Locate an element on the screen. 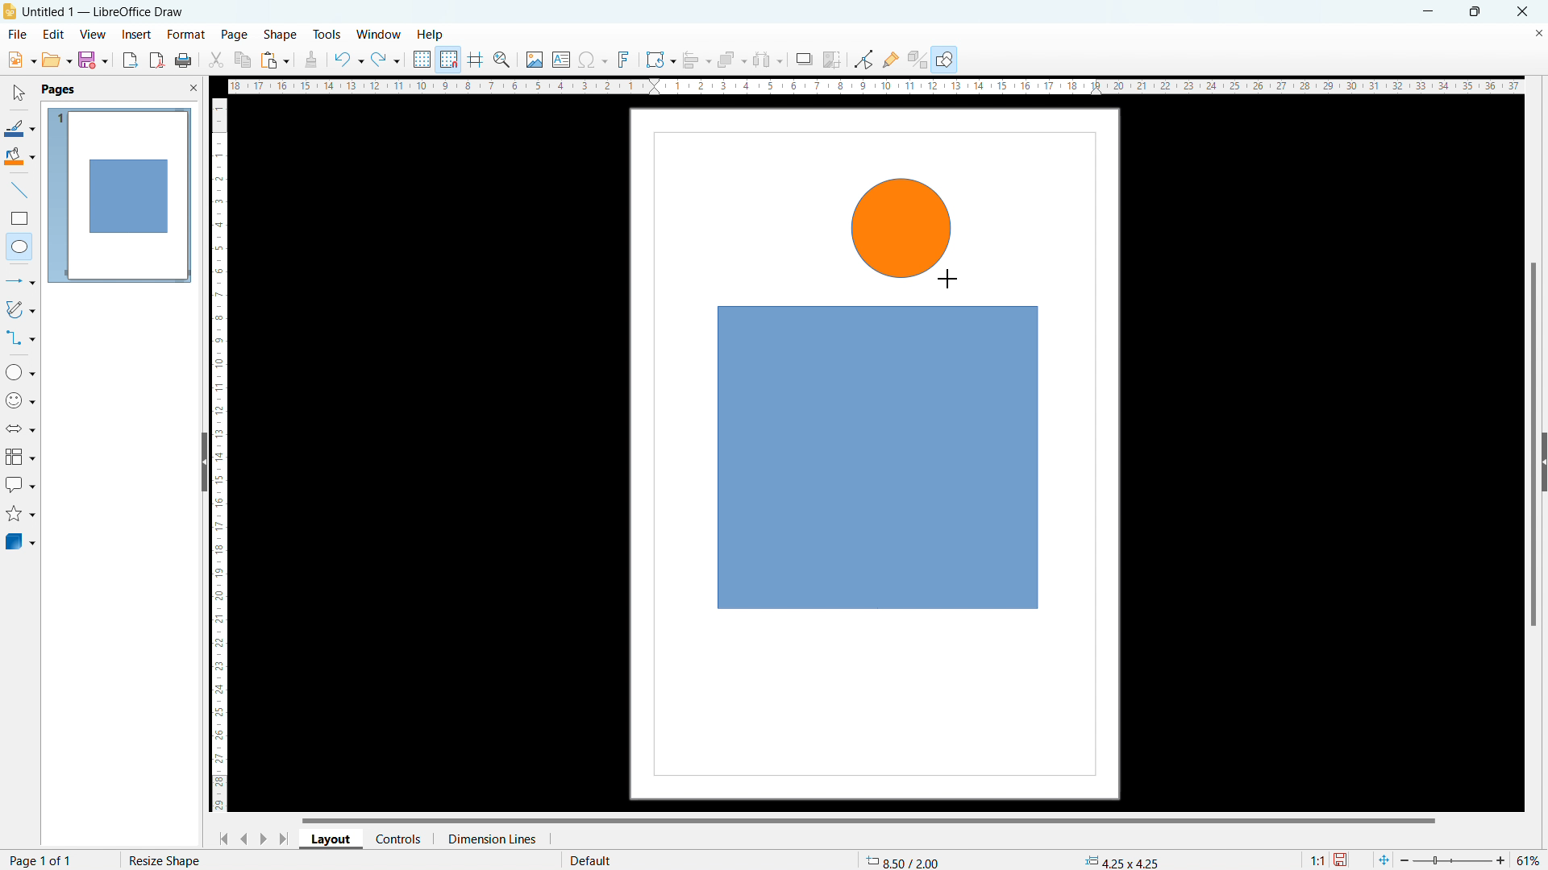  elipse is located at coordinates (19, 246).